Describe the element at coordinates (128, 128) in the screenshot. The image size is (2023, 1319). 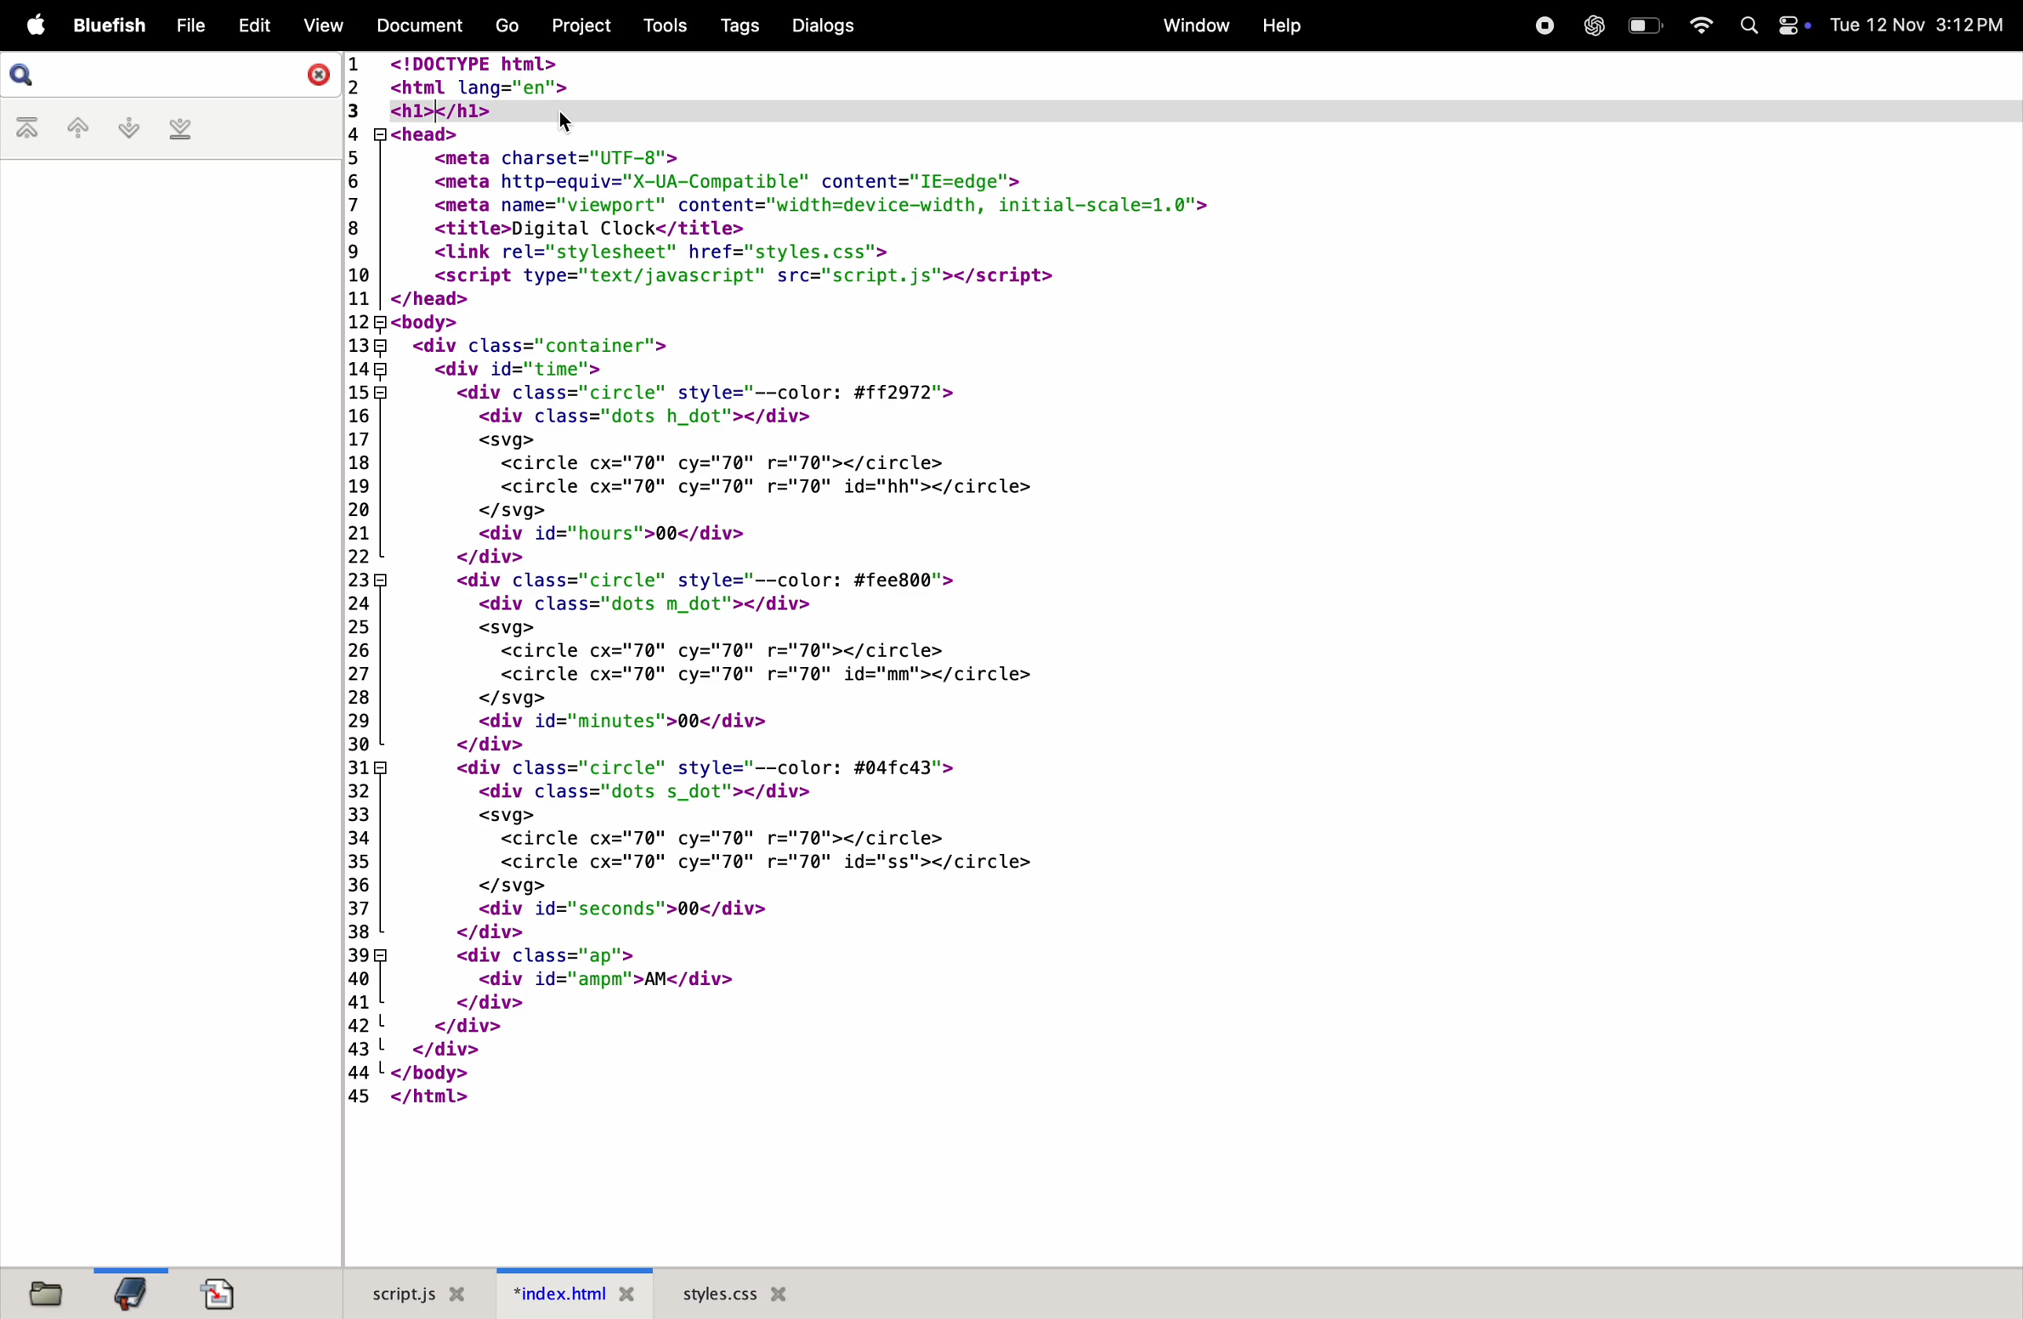
I see `next book mark` at that location.